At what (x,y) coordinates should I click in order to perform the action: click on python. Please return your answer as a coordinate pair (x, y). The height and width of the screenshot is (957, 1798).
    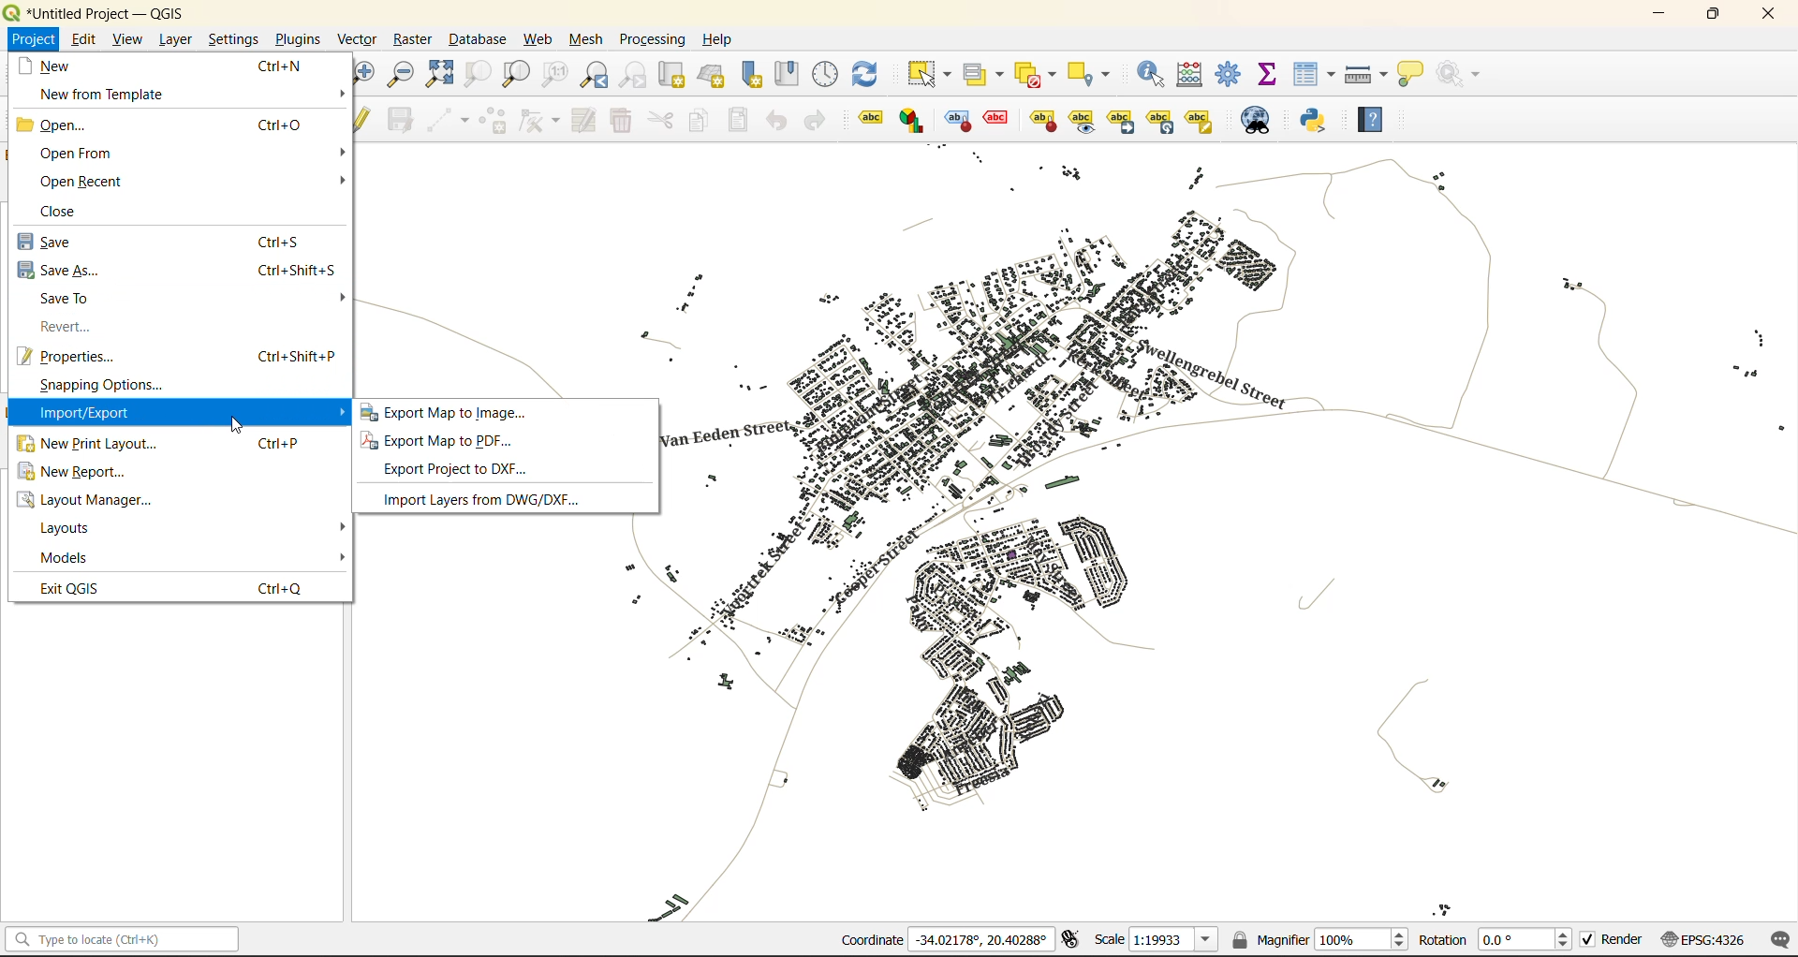
    Looking at the image, I should click on (1321, 122).